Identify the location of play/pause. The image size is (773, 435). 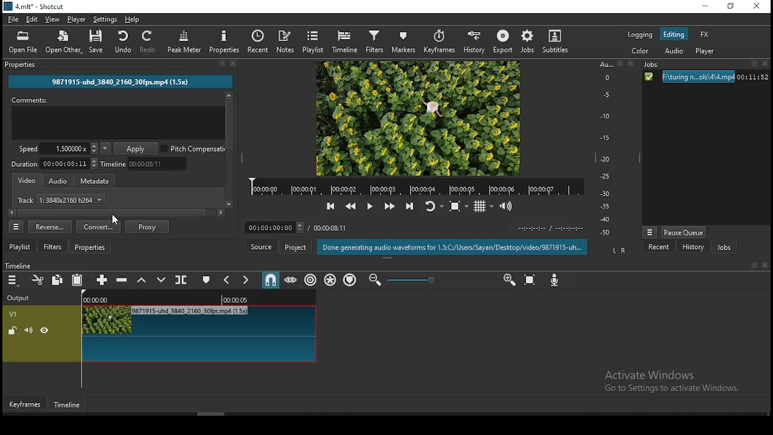
(369, 207).